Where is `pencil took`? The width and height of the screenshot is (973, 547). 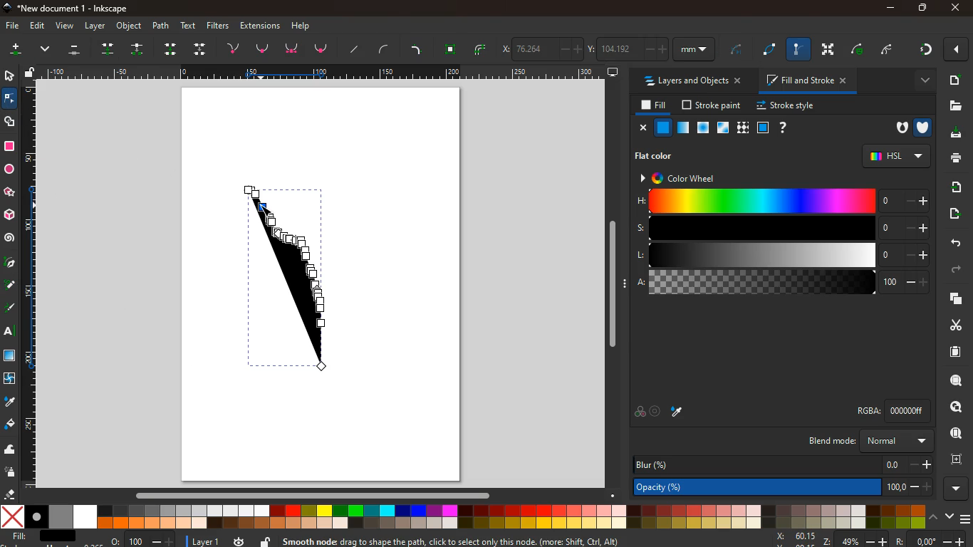 pencil took is located at coordinates (11, 285).